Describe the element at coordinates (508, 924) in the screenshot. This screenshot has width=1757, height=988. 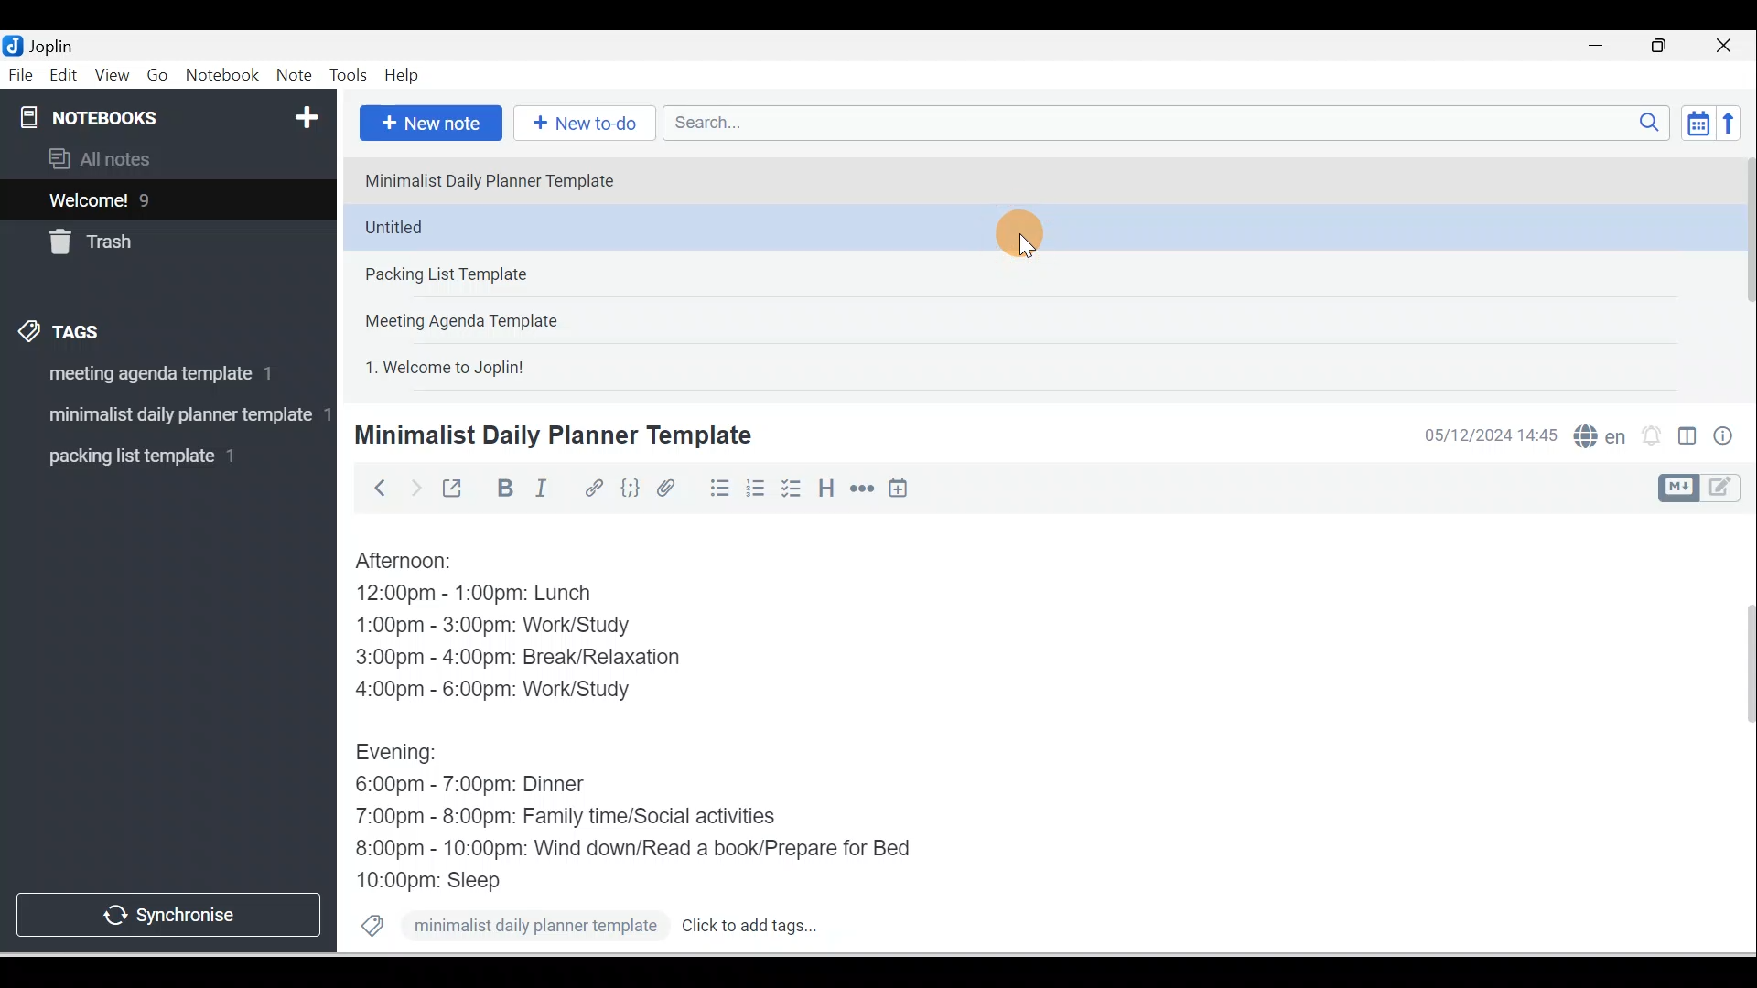
I see `minimalist daily planner template` at that location.